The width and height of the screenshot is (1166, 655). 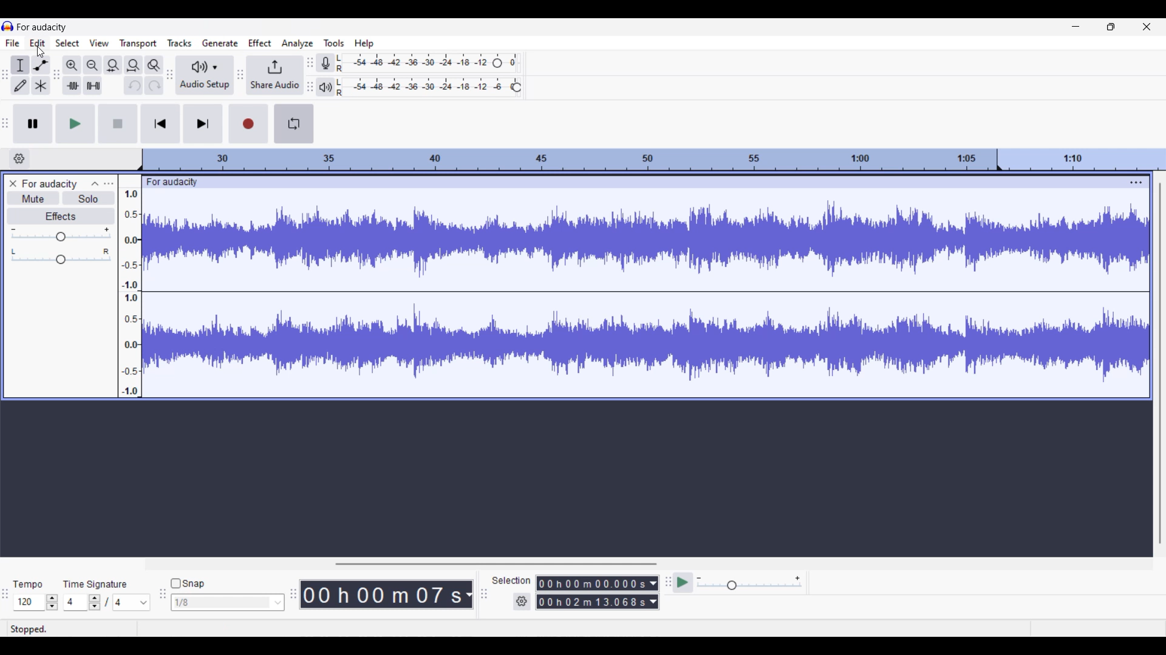 I want to click on Mute, so click(x=33, y=198).